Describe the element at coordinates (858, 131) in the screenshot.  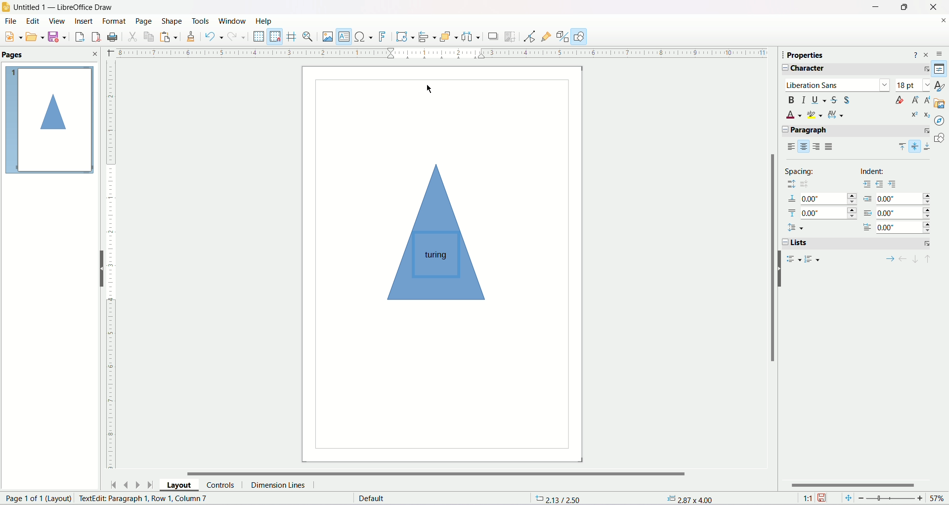
I see `paragraph` at that location.